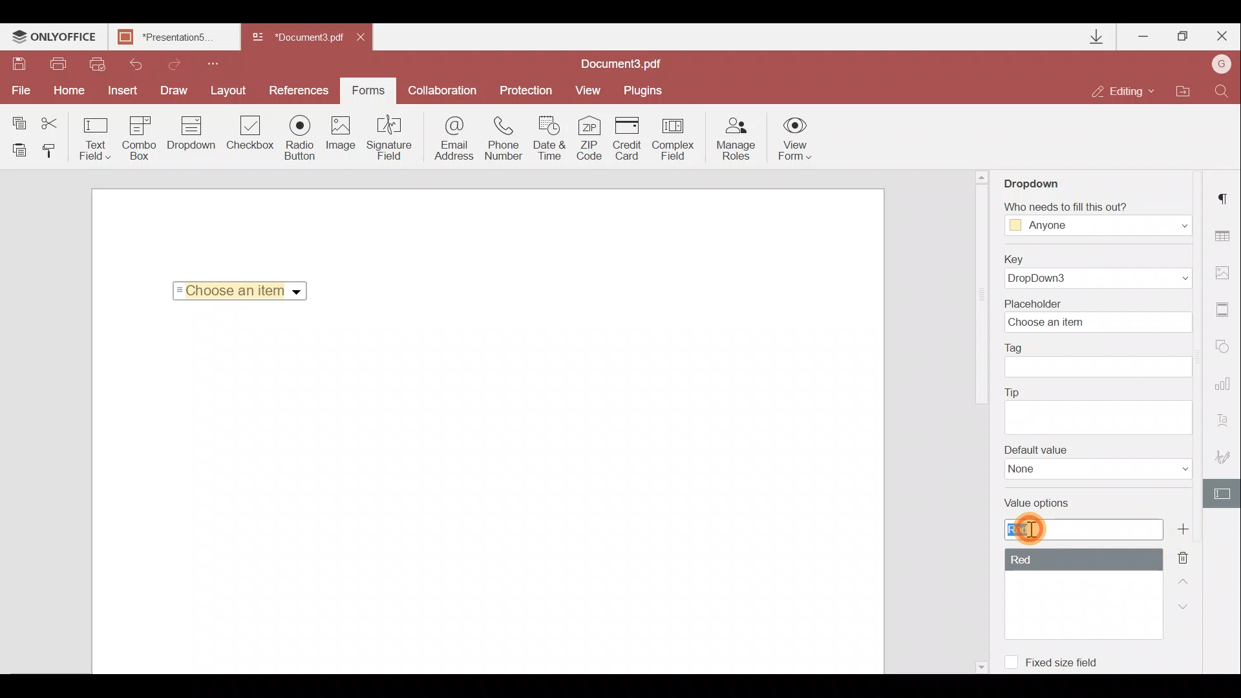 Image resolution: width=1241 pixels, height=698 pixels. I want to click on Find, so click(1224, 90).